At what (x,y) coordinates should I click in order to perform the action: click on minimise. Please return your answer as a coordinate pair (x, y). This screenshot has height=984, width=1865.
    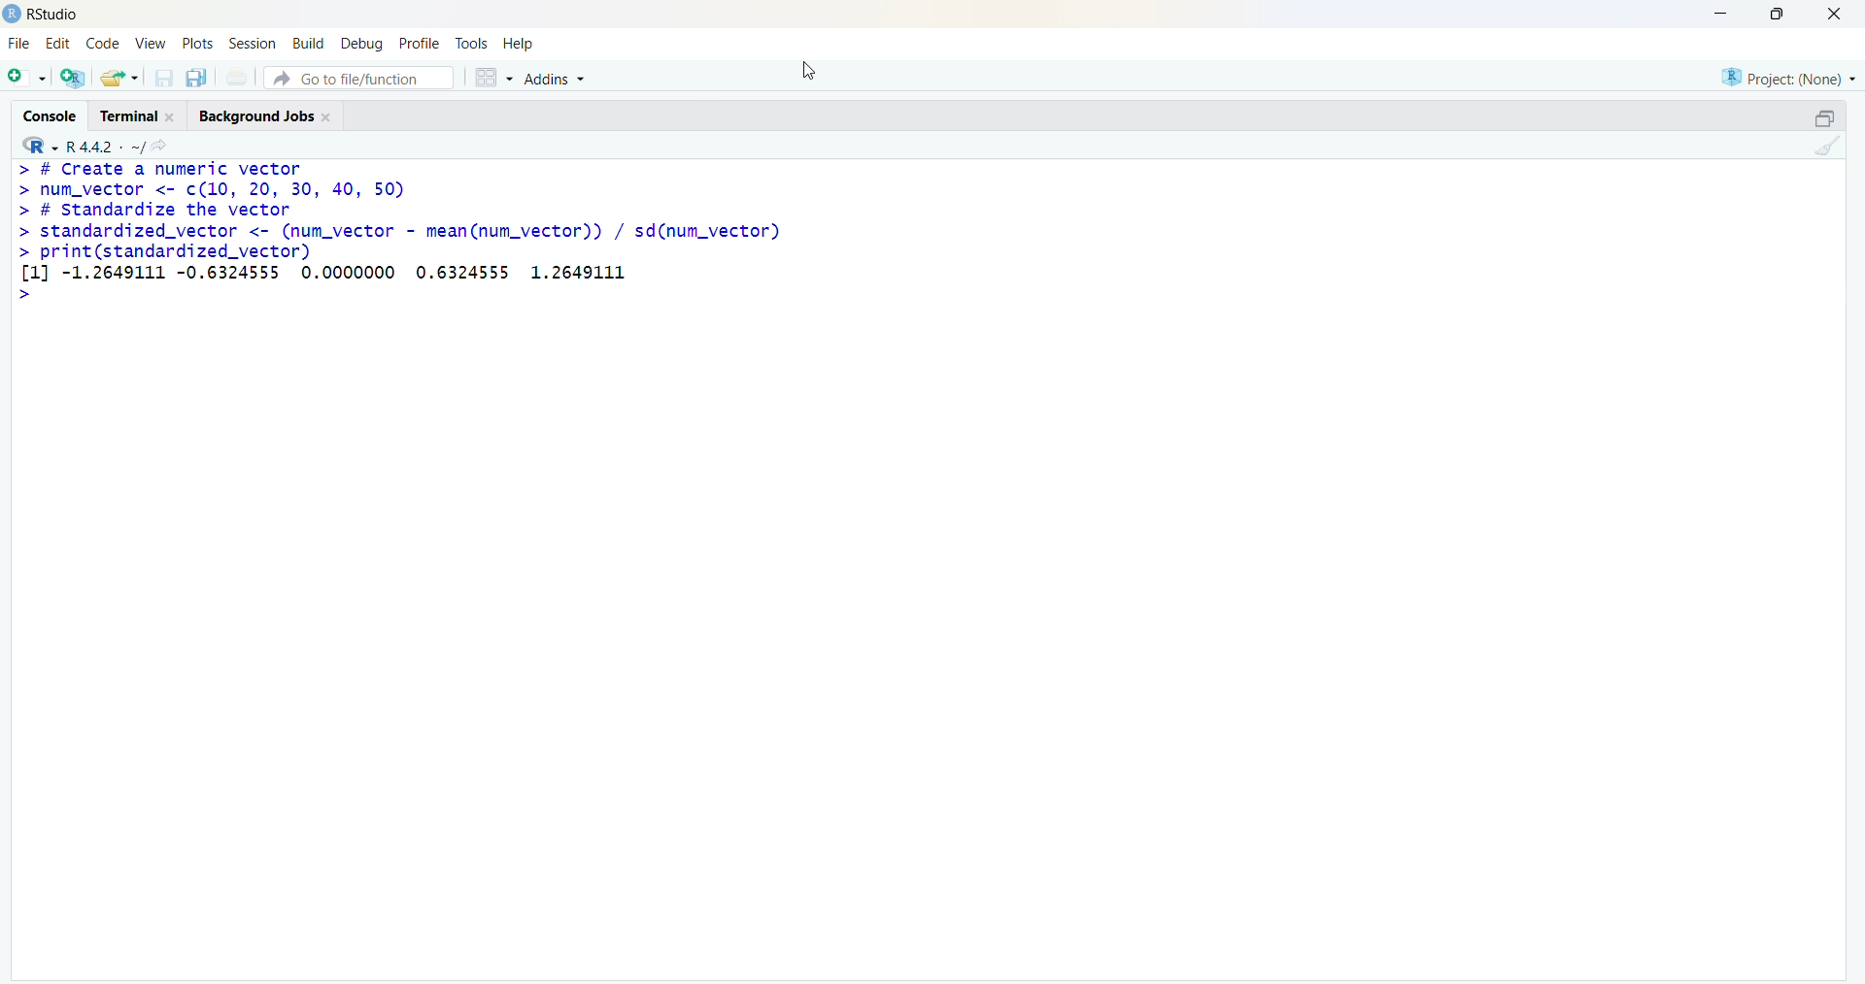
    Looking at the image, I should click on (1723, 14).